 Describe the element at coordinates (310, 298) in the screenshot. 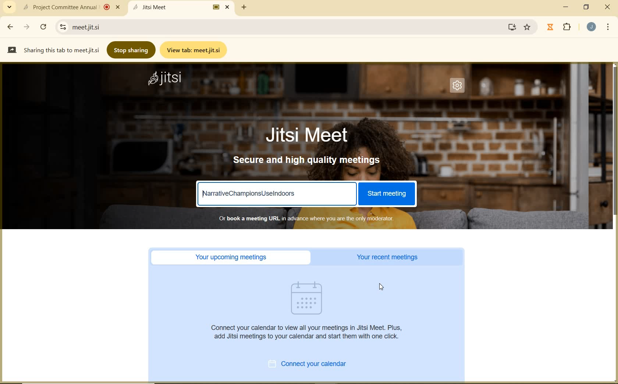

I see `image` at that location.